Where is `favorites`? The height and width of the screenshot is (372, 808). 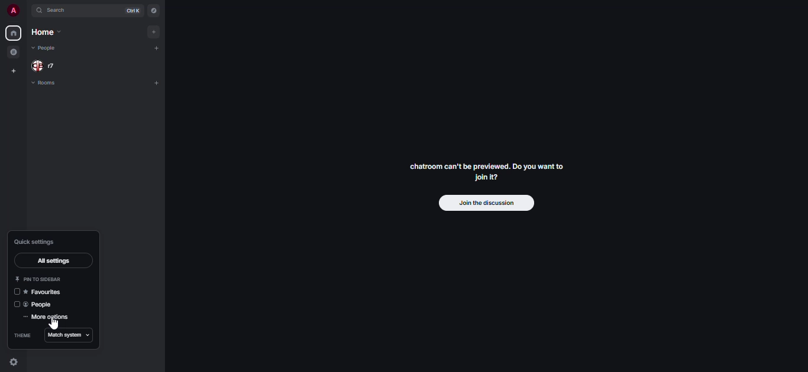 favorites is located at coordinates (47, 292).